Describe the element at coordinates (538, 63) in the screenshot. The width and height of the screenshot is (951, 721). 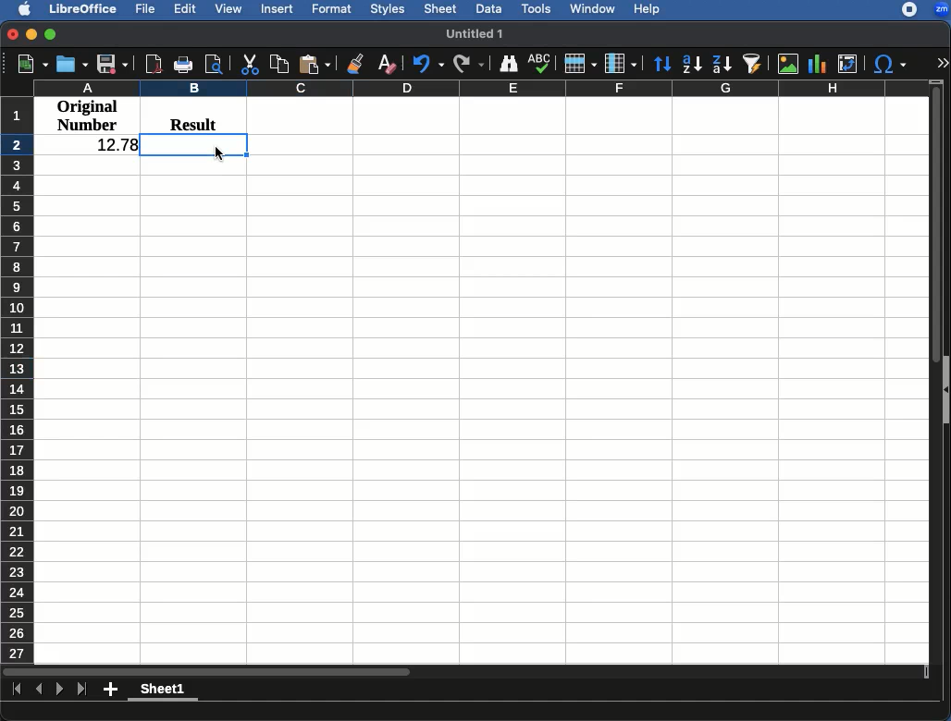
I see `Spellcheck` at that location.